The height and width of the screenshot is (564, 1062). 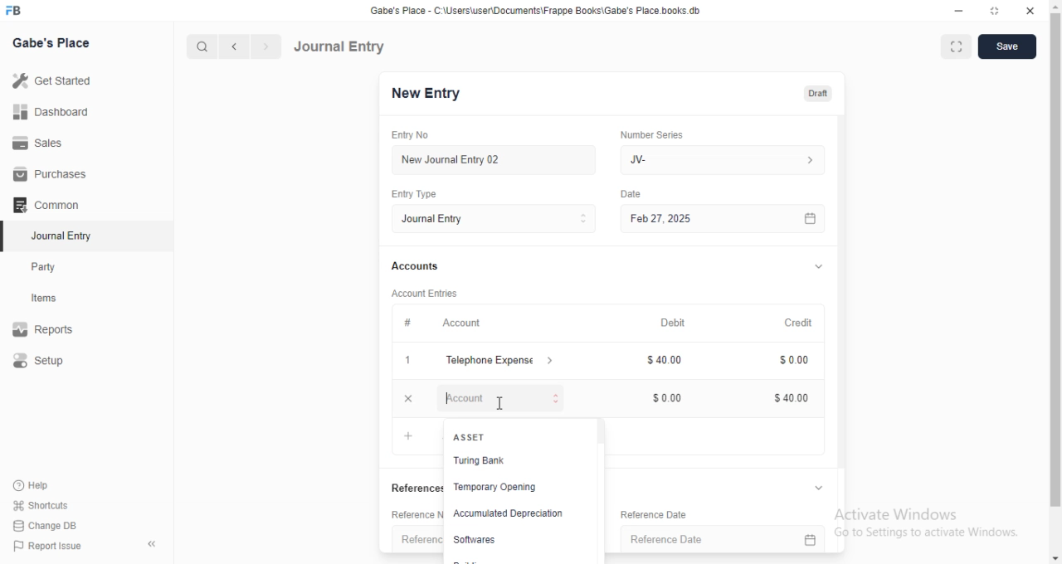 What do you see at coordinates (58, 236) in the screenshot?
I see `Journal Entry` at bounding box center [58, 236].